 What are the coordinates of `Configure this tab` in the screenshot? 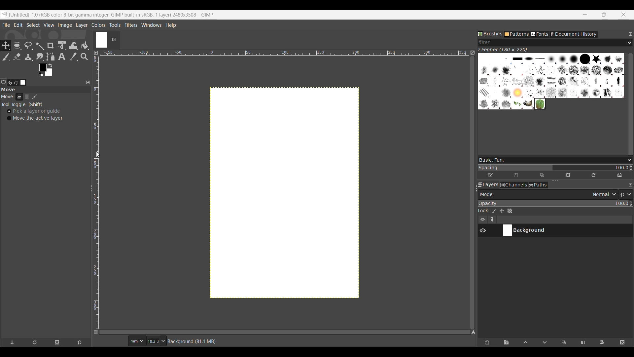 It's located at (630, 34).